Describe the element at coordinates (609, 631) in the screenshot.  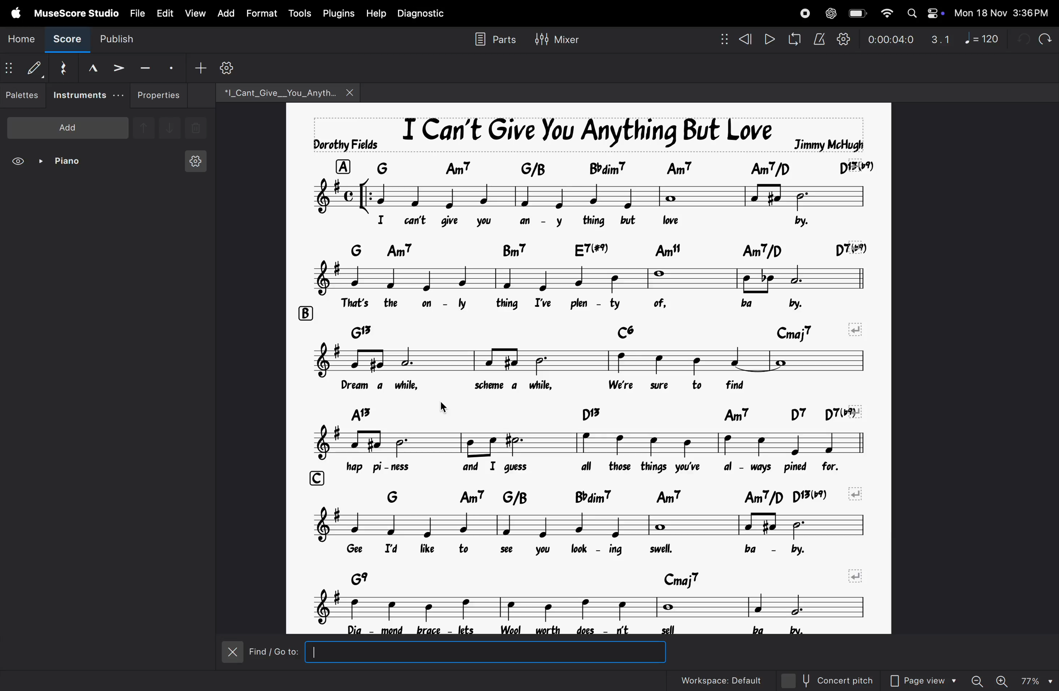
I see `lyrics` at that location.